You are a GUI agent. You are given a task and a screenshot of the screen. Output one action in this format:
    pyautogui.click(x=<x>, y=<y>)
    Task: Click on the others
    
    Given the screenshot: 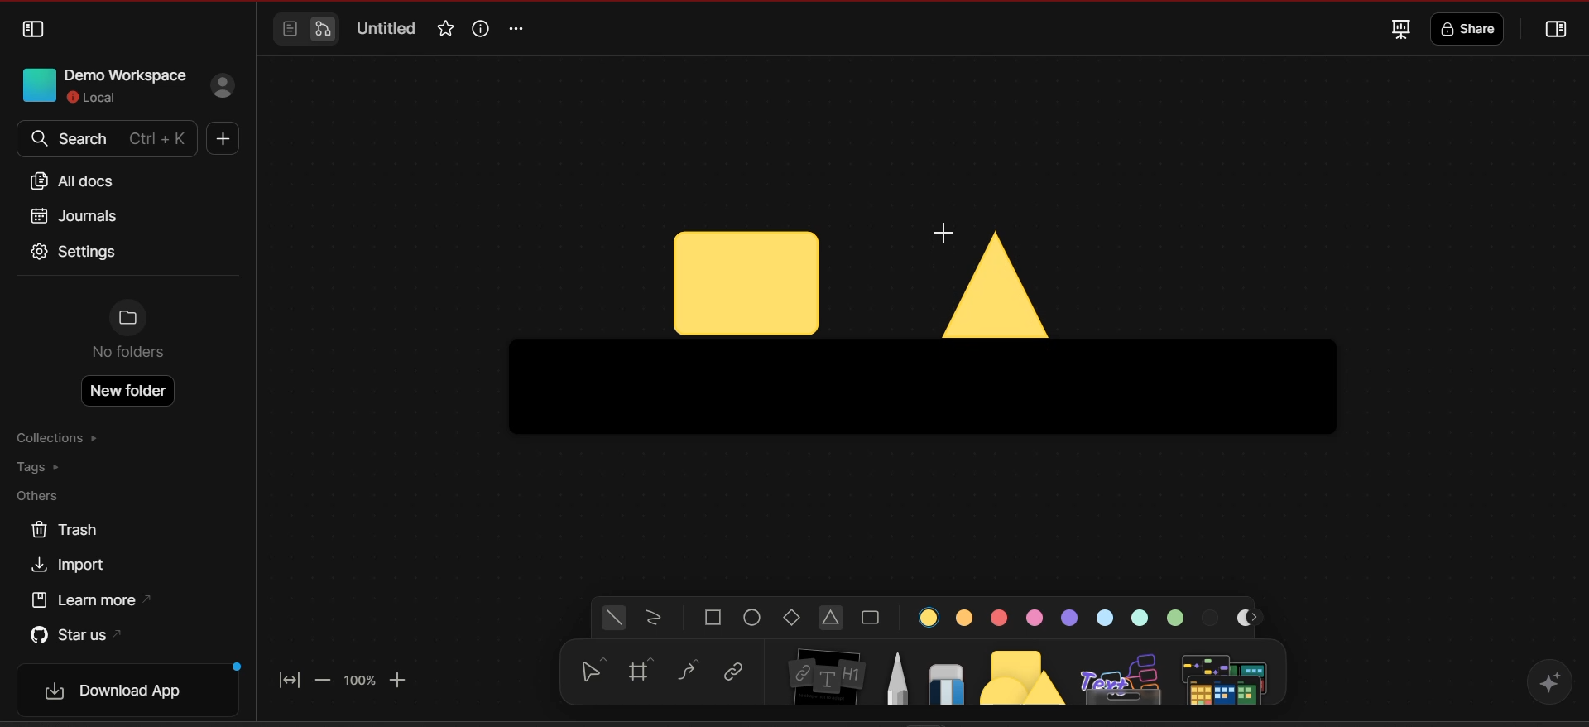 What is the action you would take?
    pyautogui.click(x=46, y=497)
    